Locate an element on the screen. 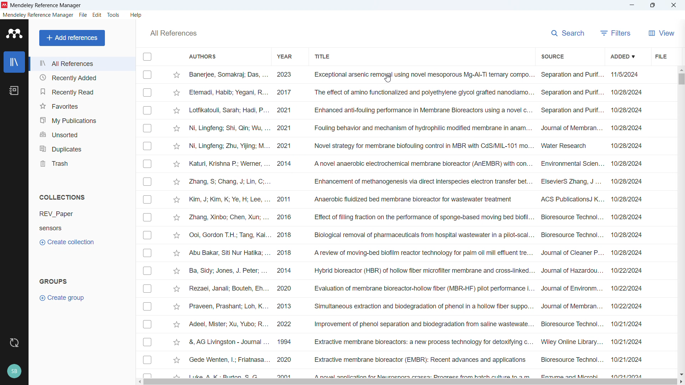 This screenshot has height=385, width=685. elseviers zhang,j is located at coordinates (571, 181).